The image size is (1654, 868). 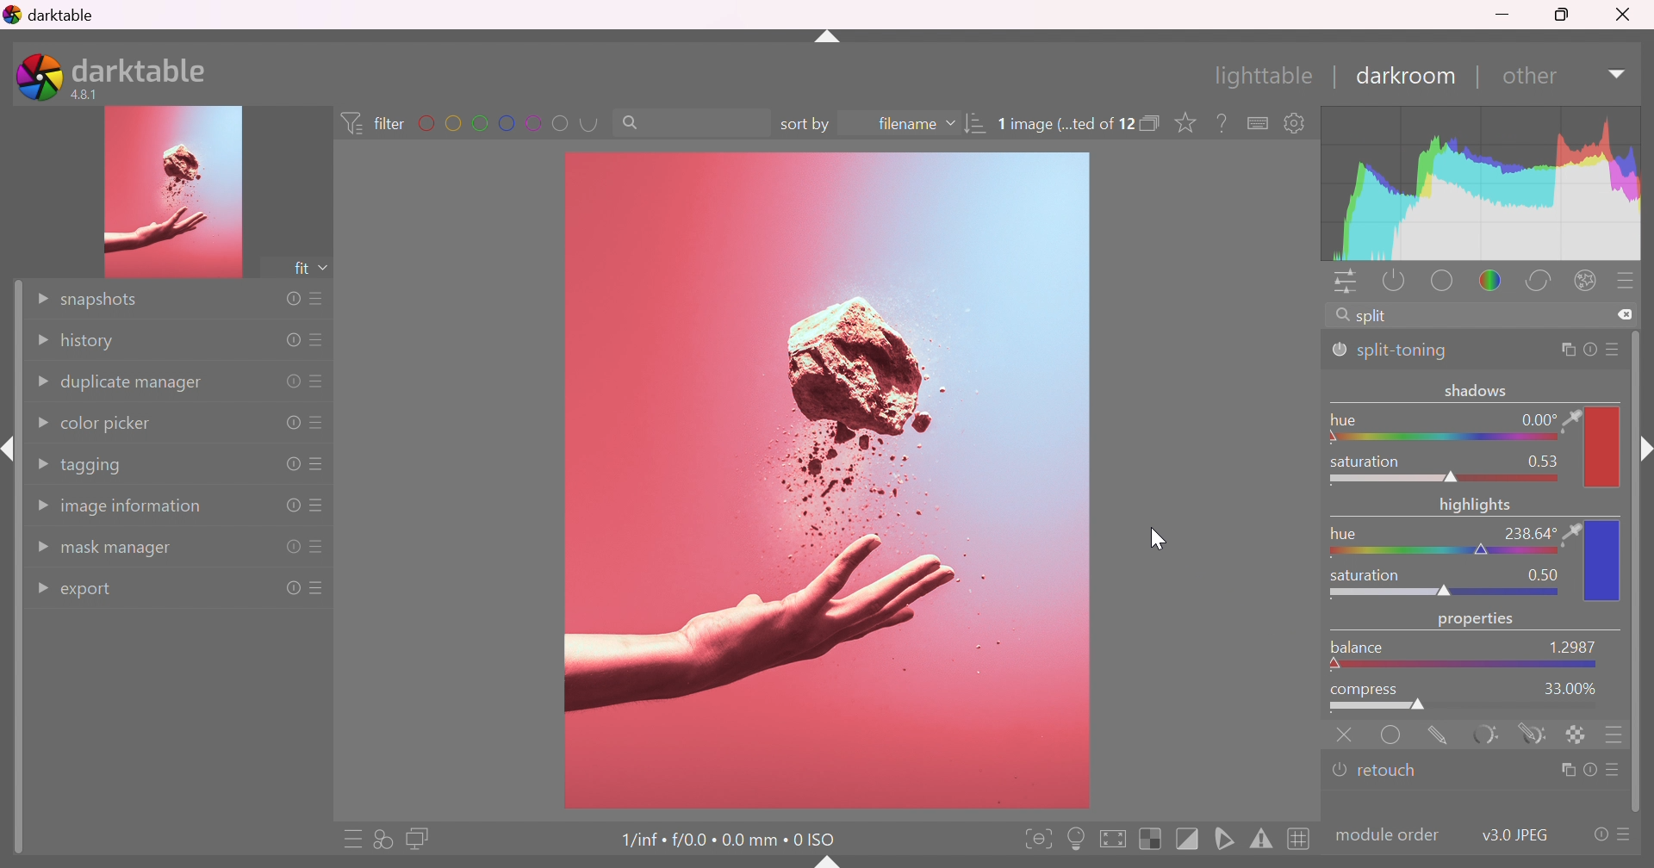 What do you see at coordinates (979, 121) in the screenshot?
I see `sort` at bounding box center [979, 121].